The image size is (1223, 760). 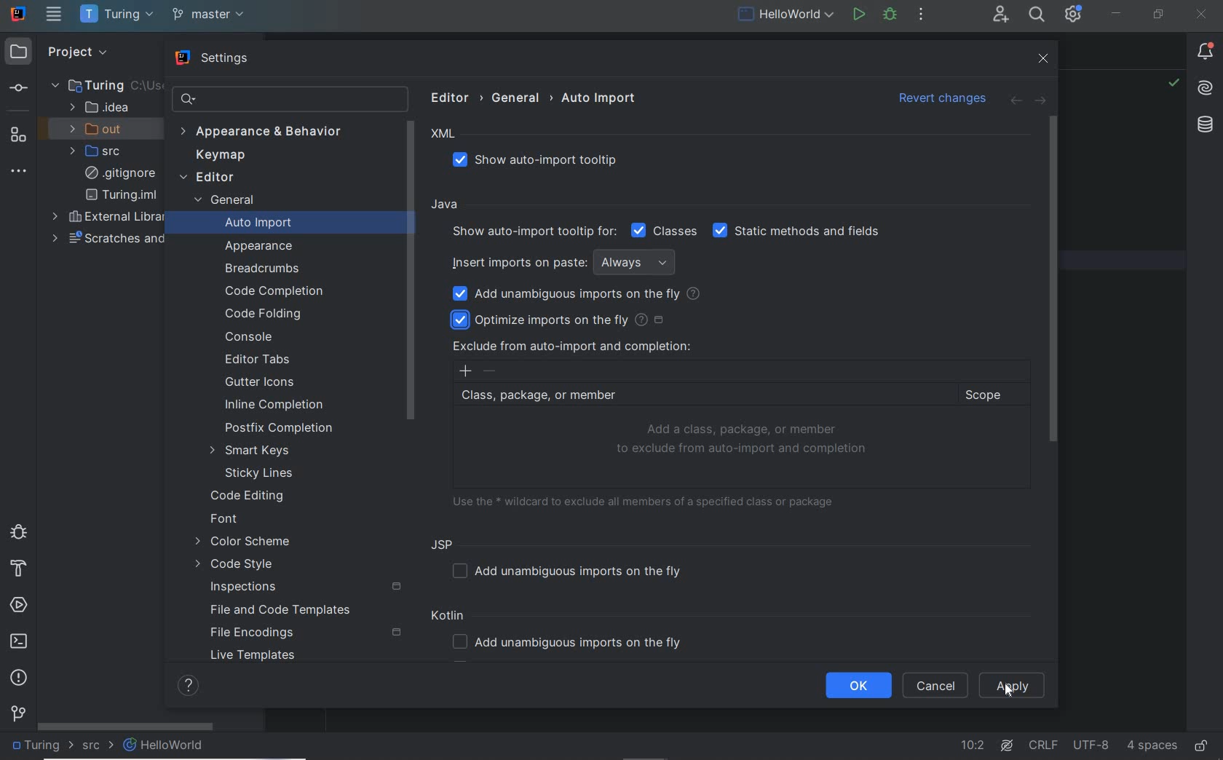 What do you see at coordinates (491, 371) in the screenshot?
I see `REMOVE` at bounding box center [491, 371].